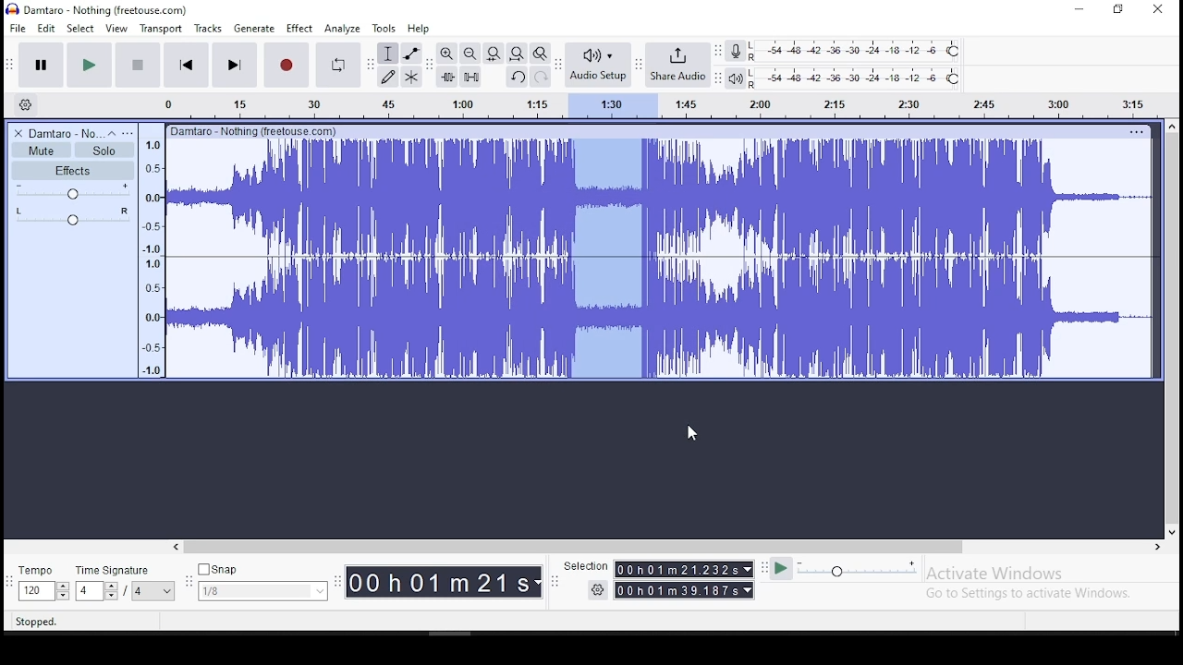 Image resolution: width=1183 pixels, height=665 pixels. I want to click on , so click(188, 581).